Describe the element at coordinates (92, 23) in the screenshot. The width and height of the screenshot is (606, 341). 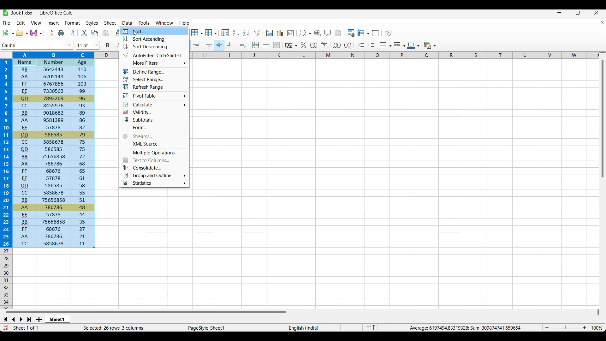
I see `Styles menu` at that location.